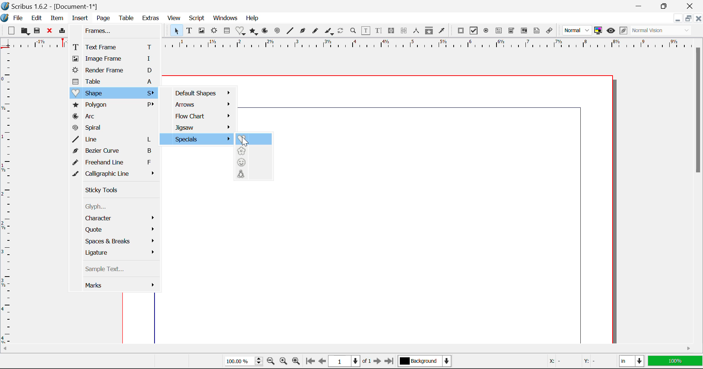 The height and width of the screenshot is (369, 703). I want to click on Pdf List box, so click(525, 31).